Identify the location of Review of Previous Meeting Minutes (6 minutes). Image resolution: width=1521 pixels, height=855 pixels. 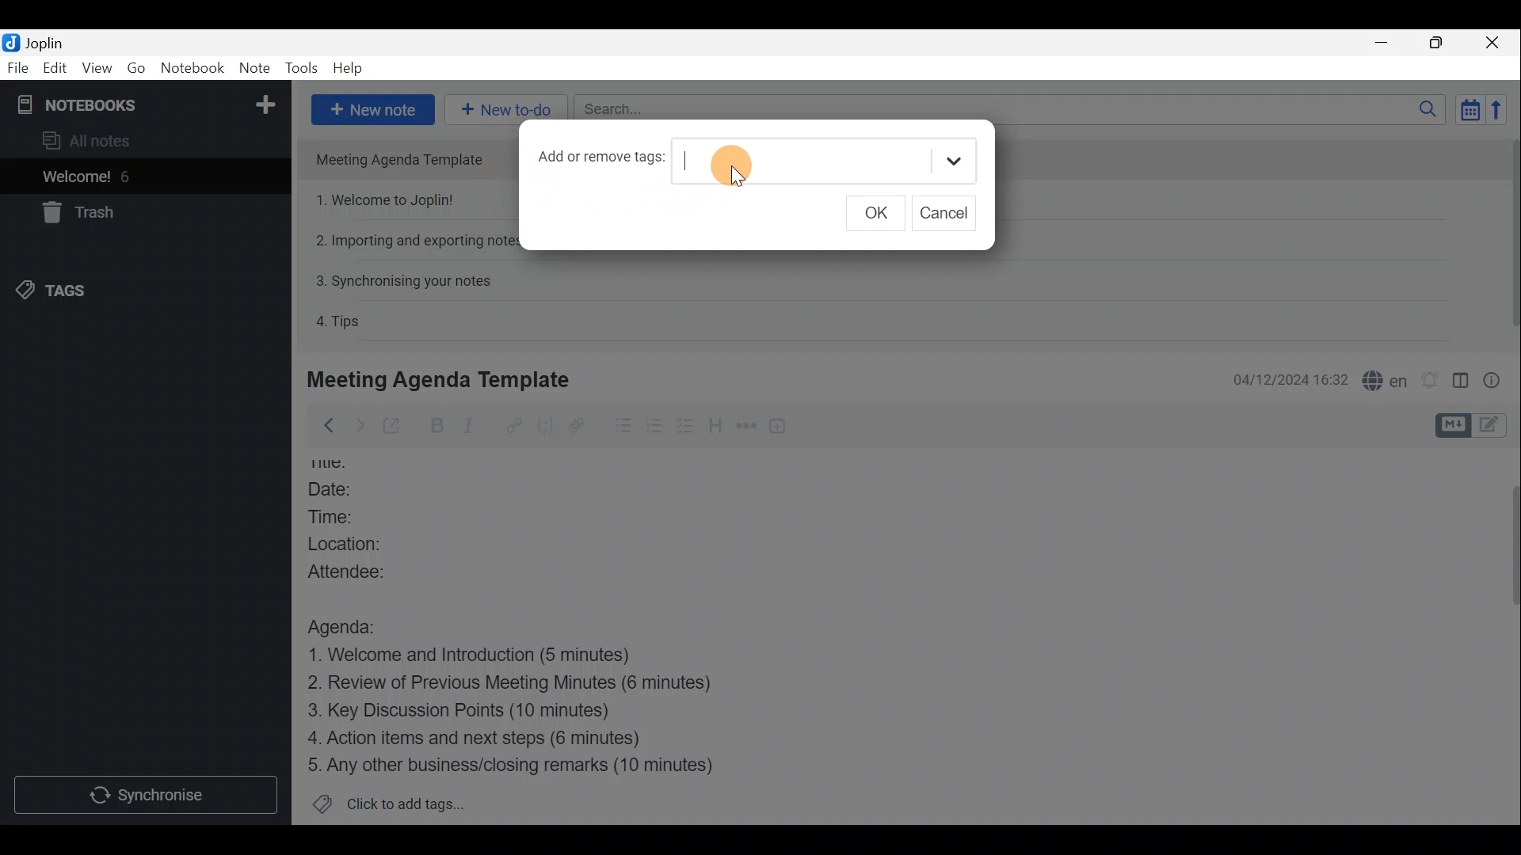
(535, 686).